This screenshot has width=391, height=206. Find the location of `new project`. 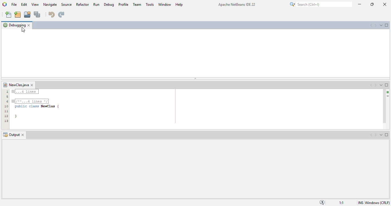

new project is located at coordinates (18, 15).